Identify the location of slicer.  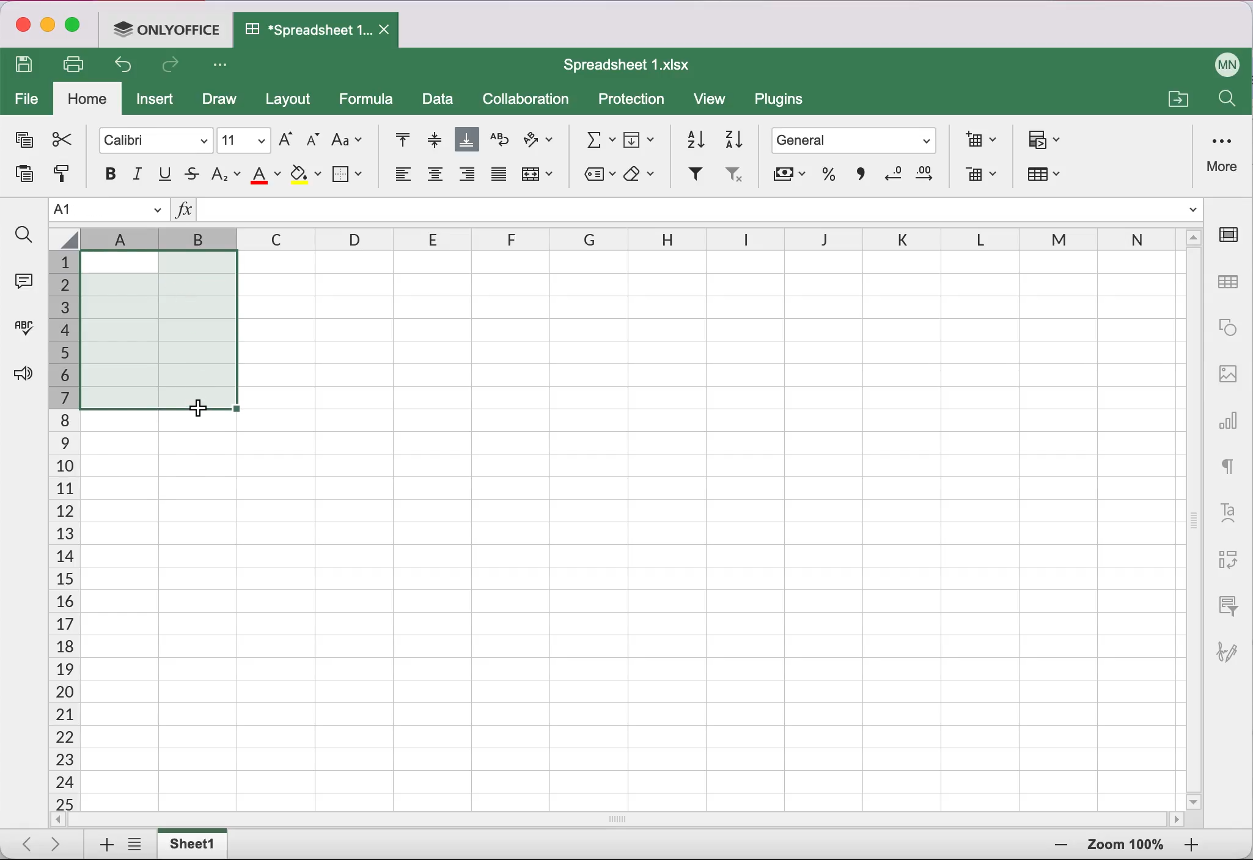
(1225, 605).